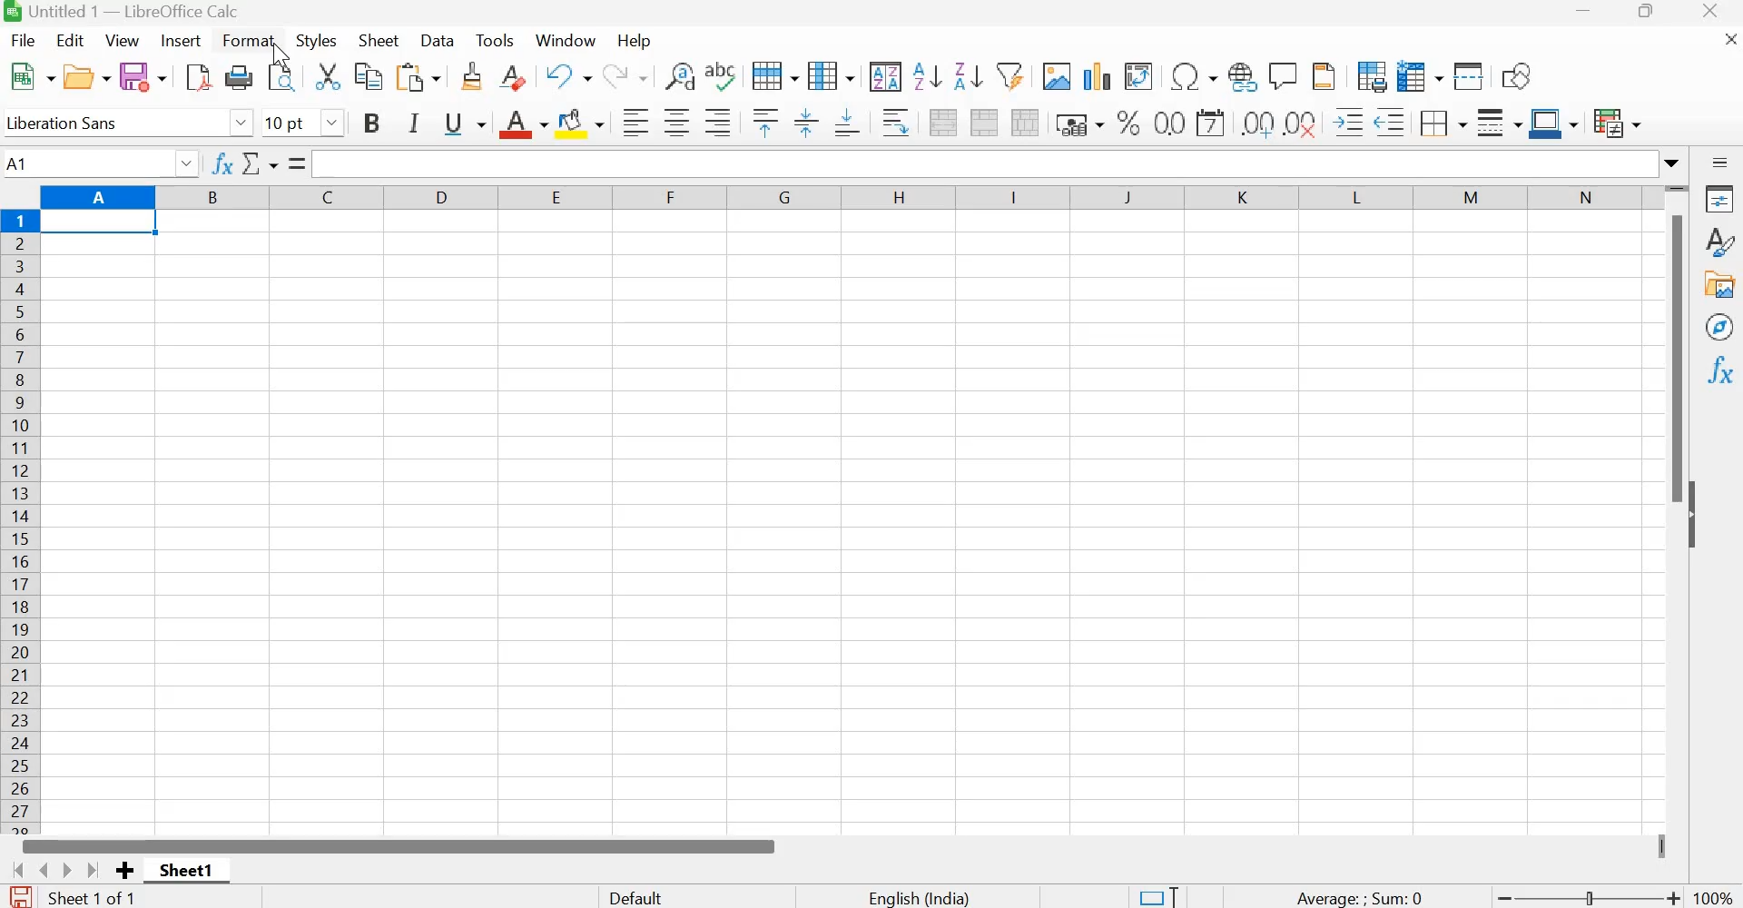 The image size is (1743, 908). Describe the element at coordinates (929, 76) in the screenshot. I see `Sort ascending` at that location.